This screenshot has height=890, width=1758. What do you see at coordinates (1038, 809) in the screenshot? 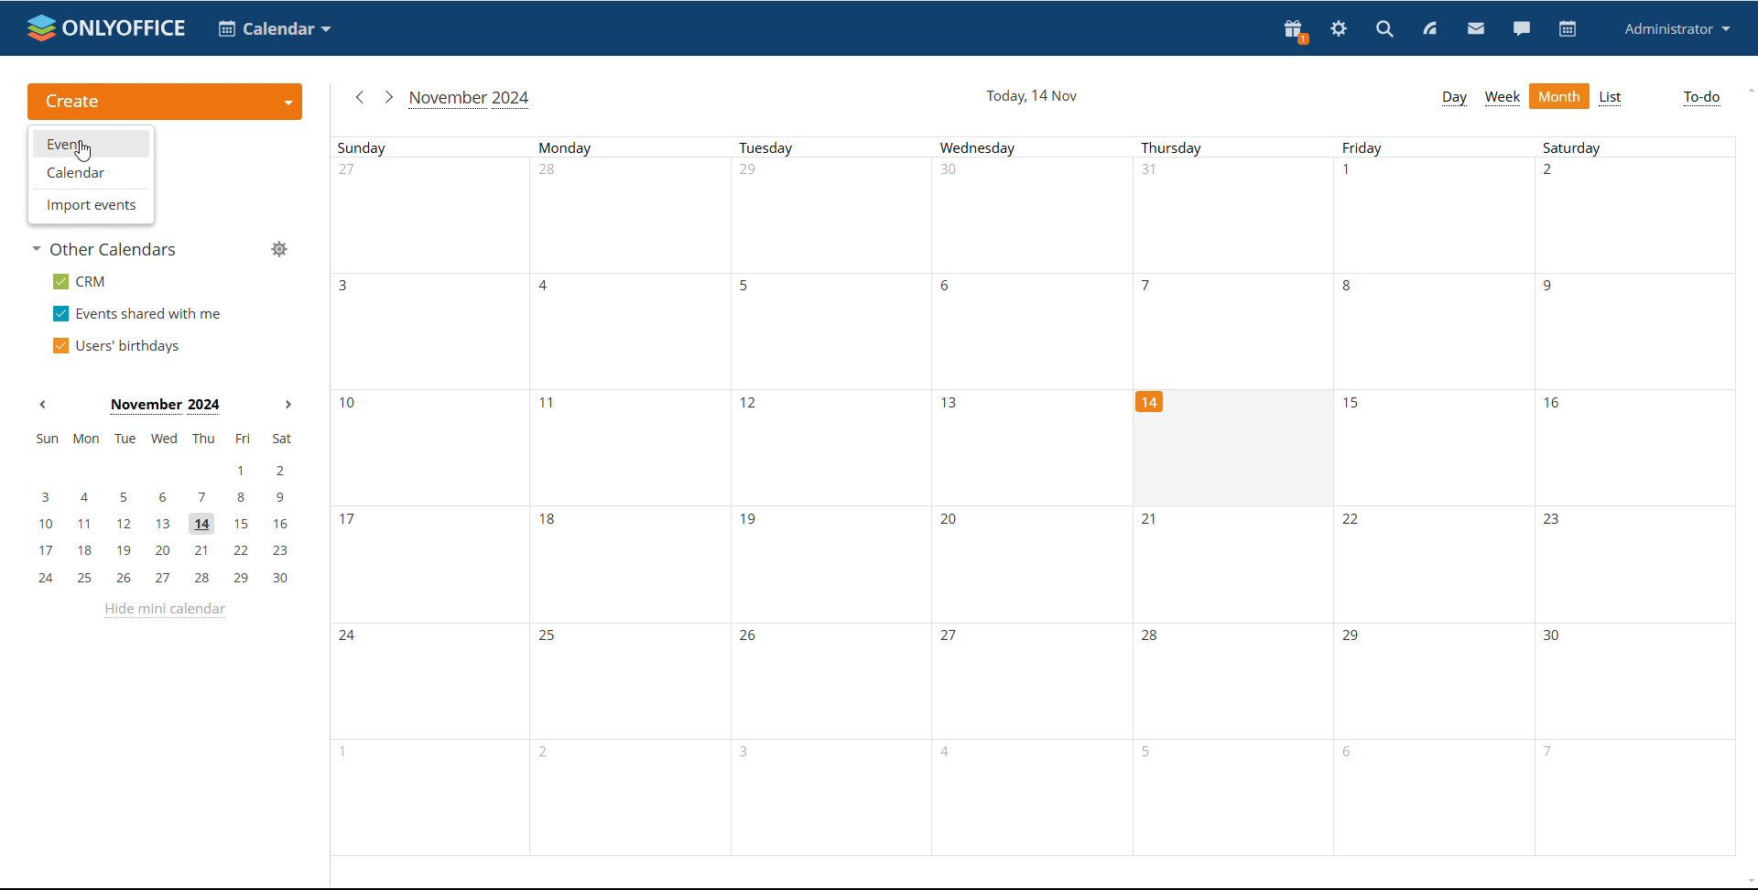
I see `Different dates of the month` at bounding box center [1038, 809].